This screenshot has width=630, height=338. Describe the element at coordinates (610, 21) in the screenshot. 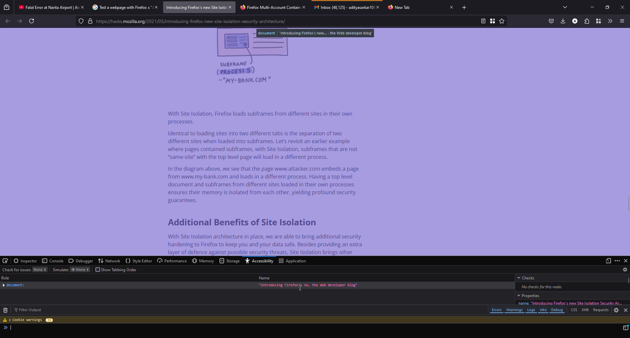

I see `more tools` at that location.